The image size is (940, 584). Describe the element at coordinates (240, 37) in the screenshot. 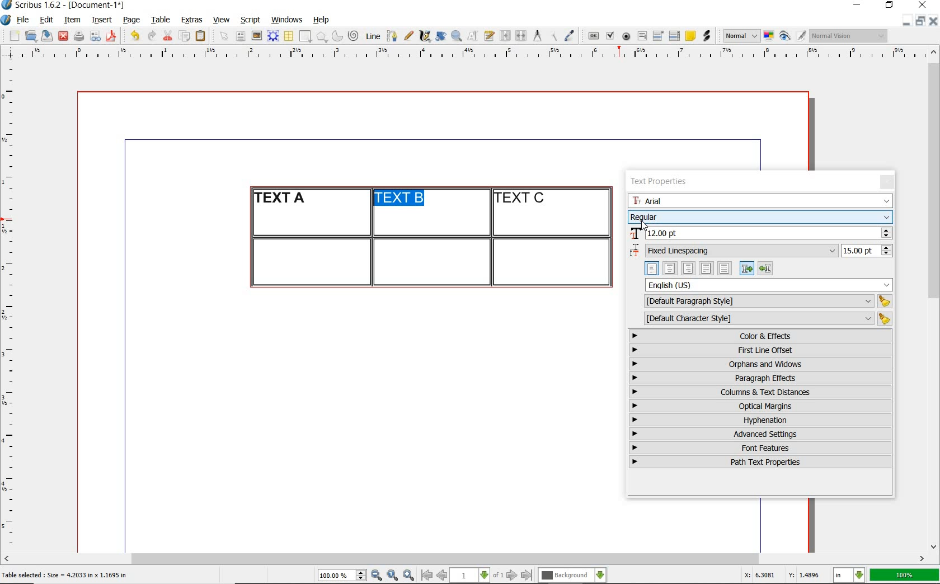

I see `text frame` at that location.